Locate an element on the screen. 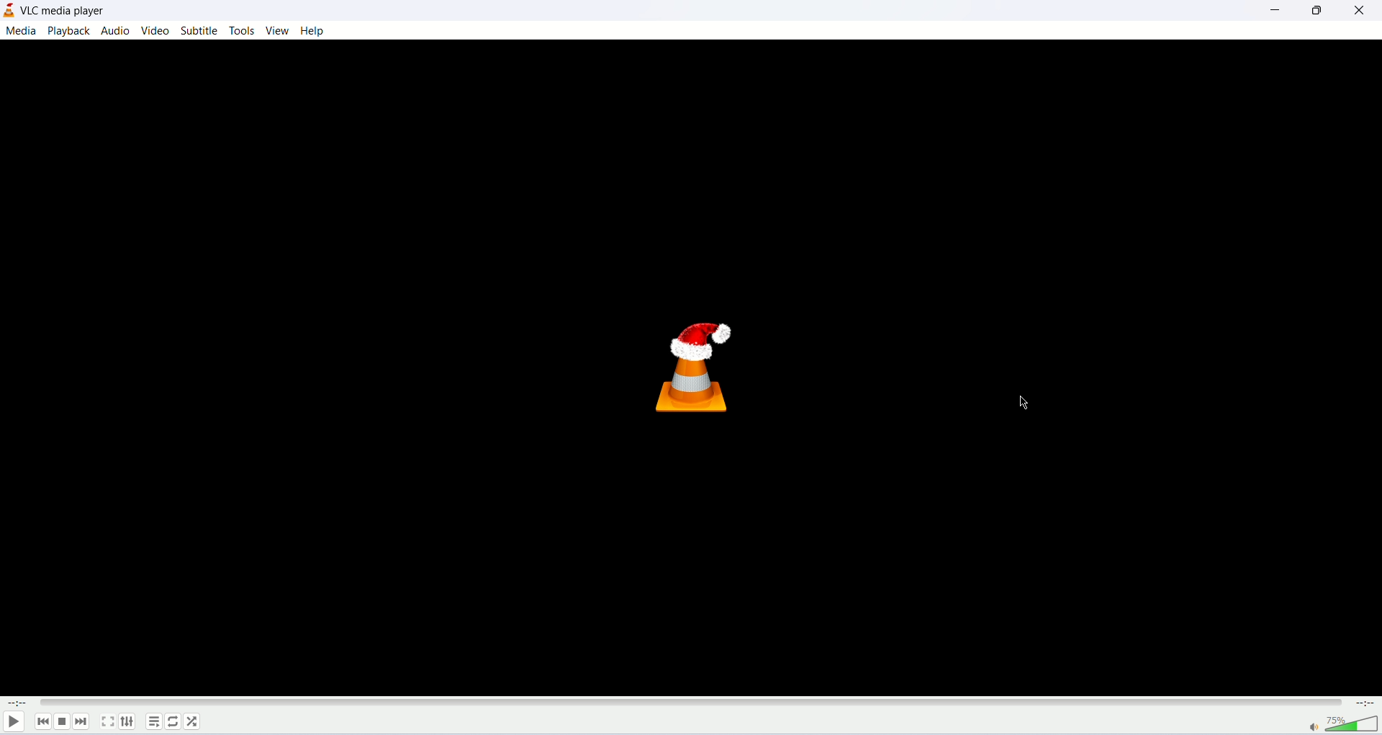 The width and height of the screenshot is (1382, 735). next is located at coordinates (83, 724).